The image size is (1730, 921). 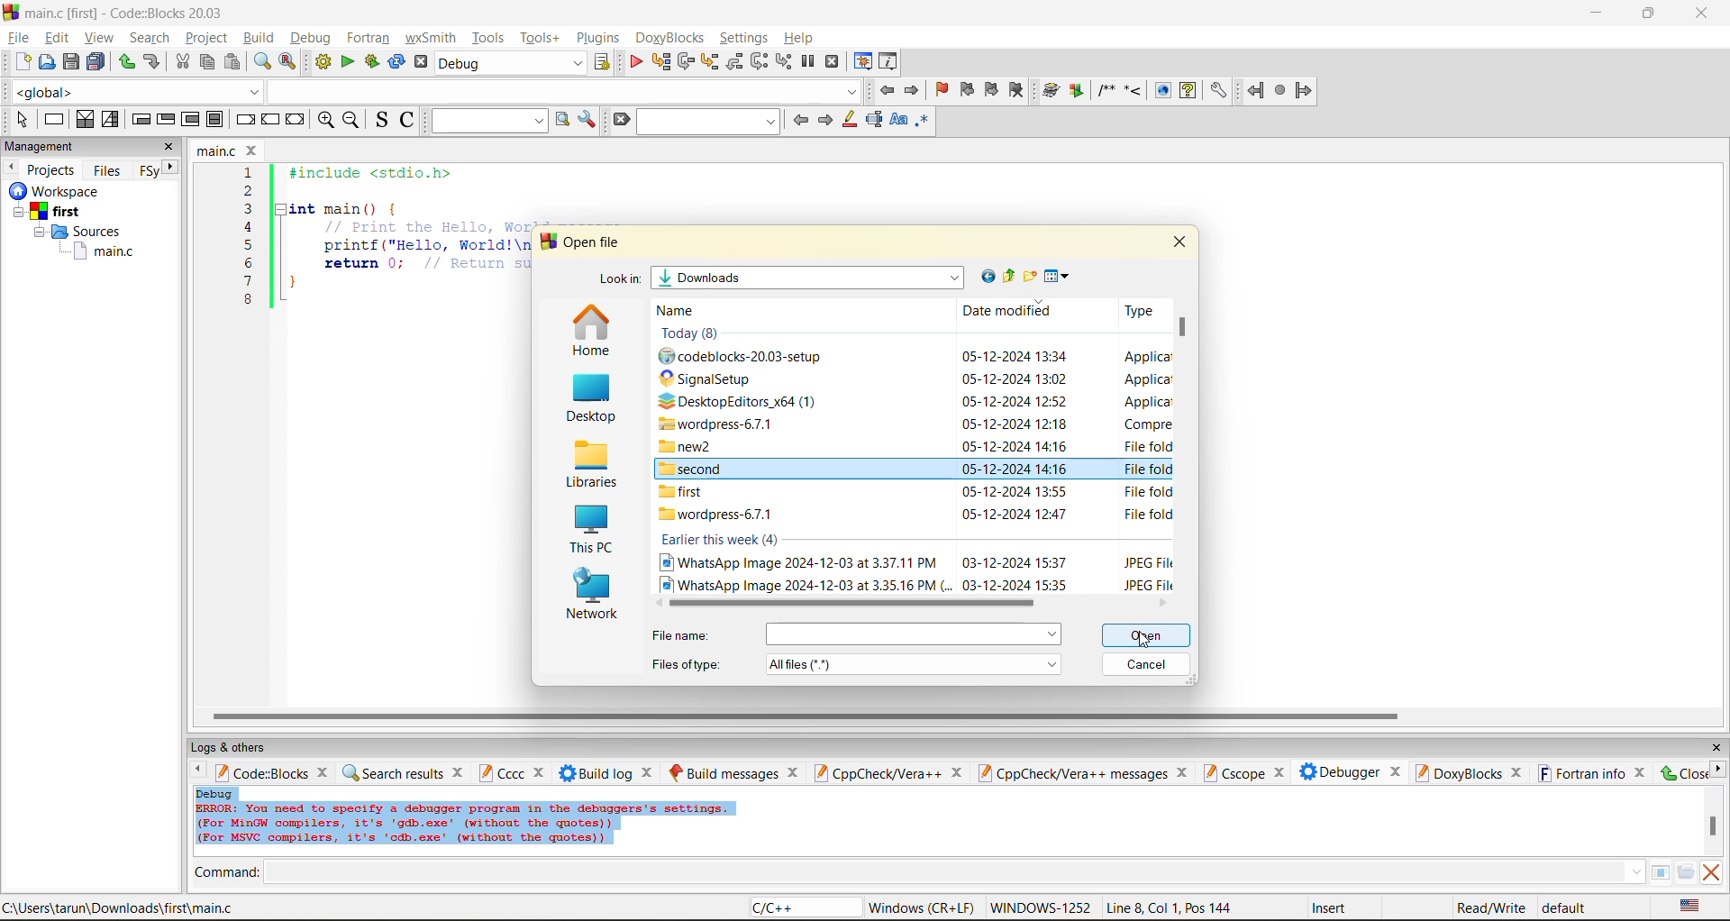 I want to click on text to search, so click(x=486, y=120).